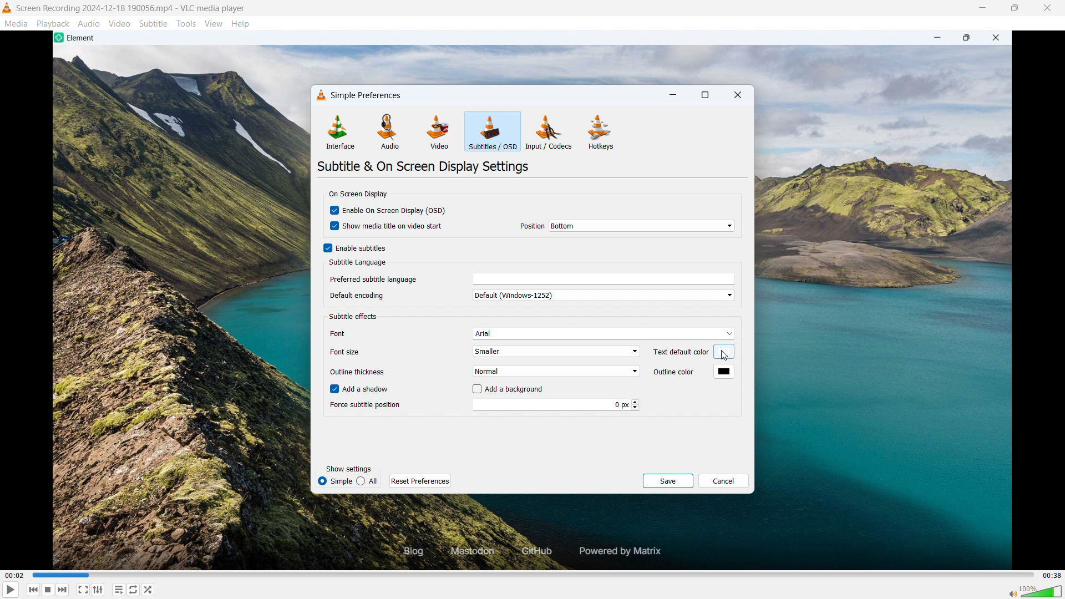  I want to click on Sound bar , so click(1036, 591).